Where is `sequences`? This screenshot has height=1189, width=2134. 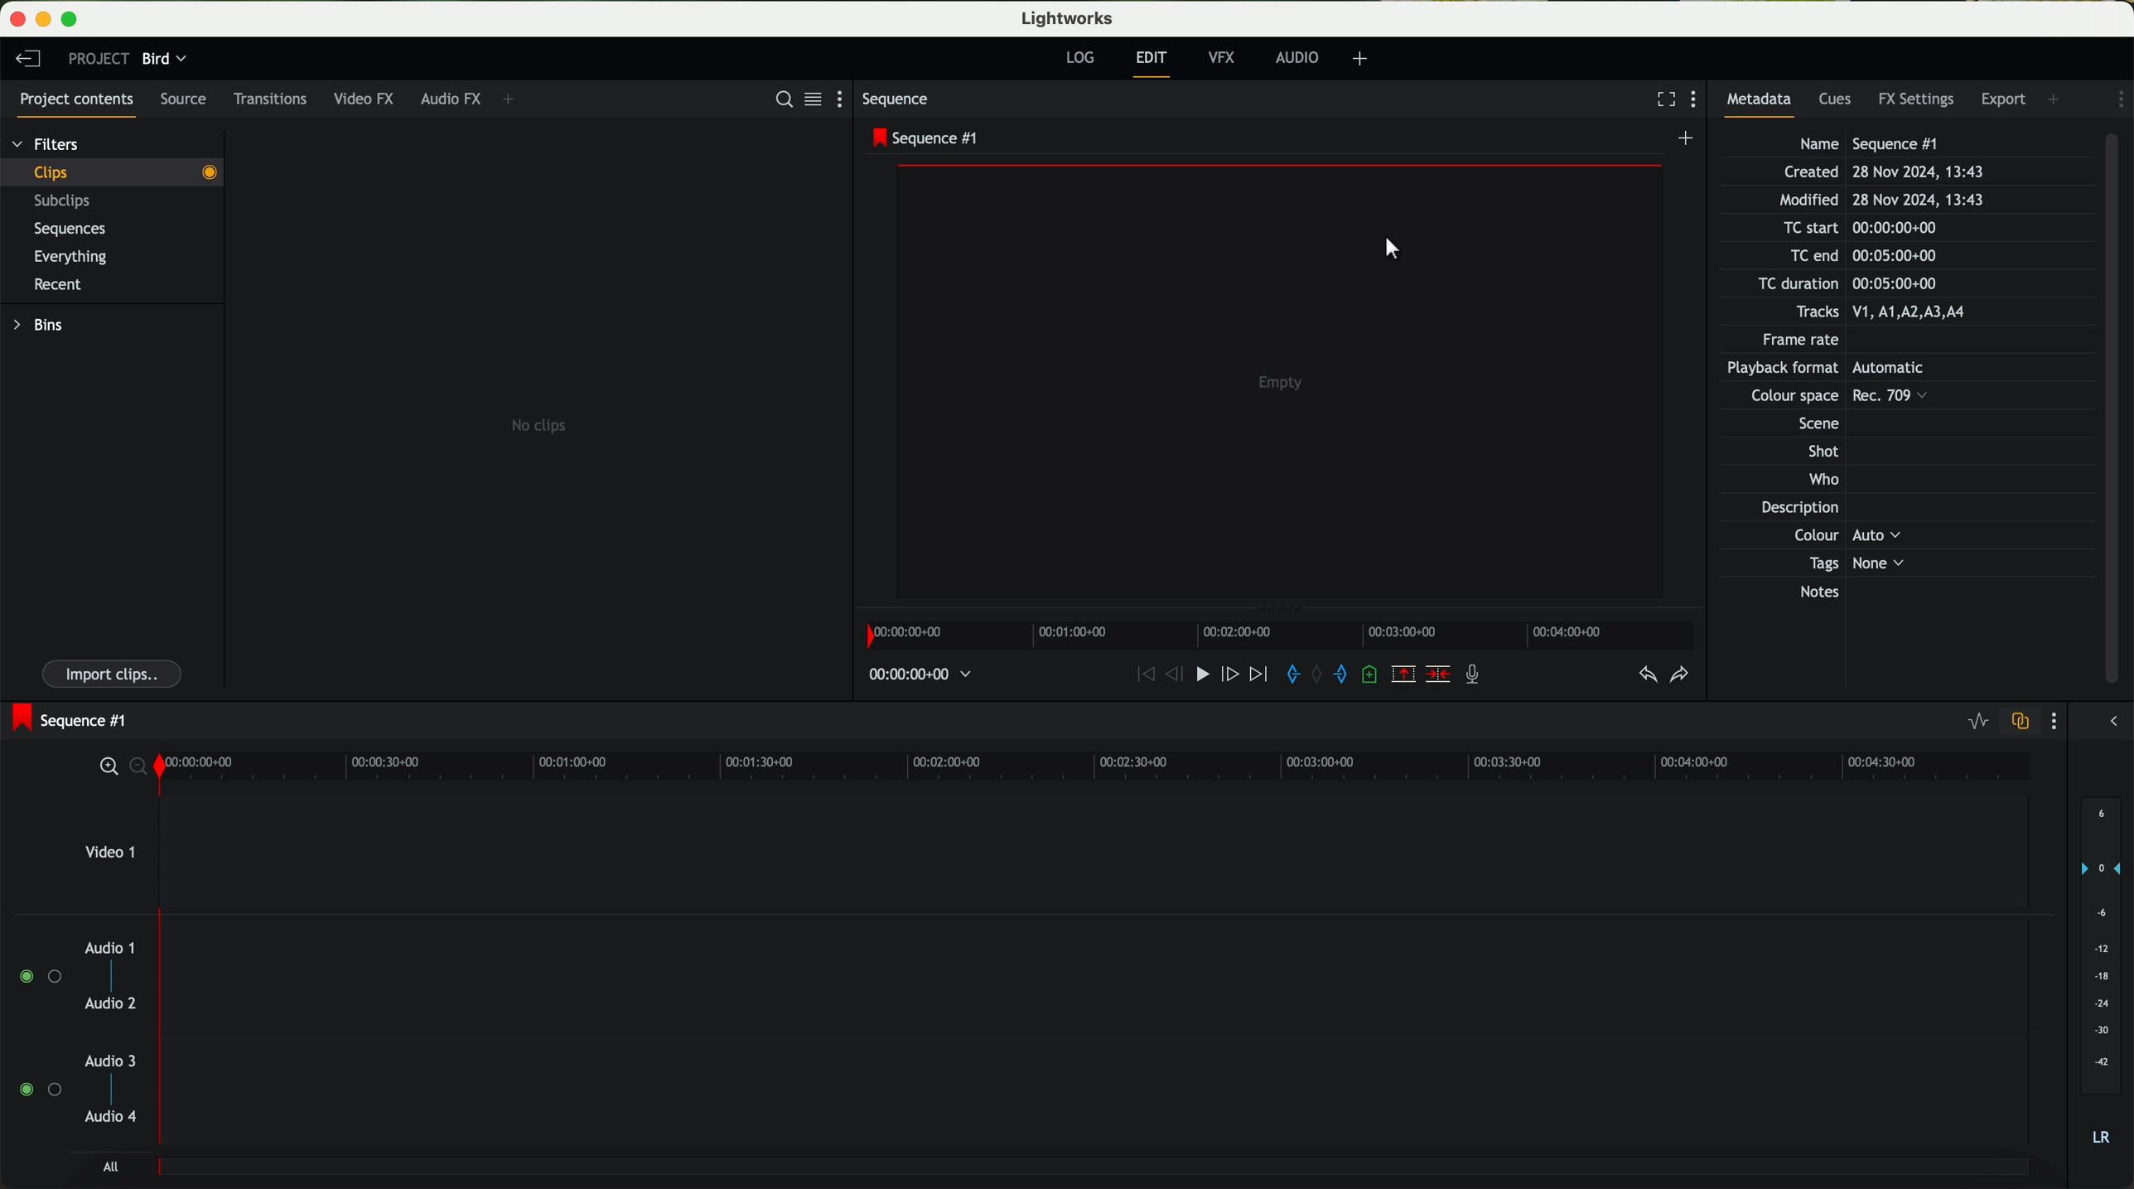 sequences is located at coordinates (76, 230).